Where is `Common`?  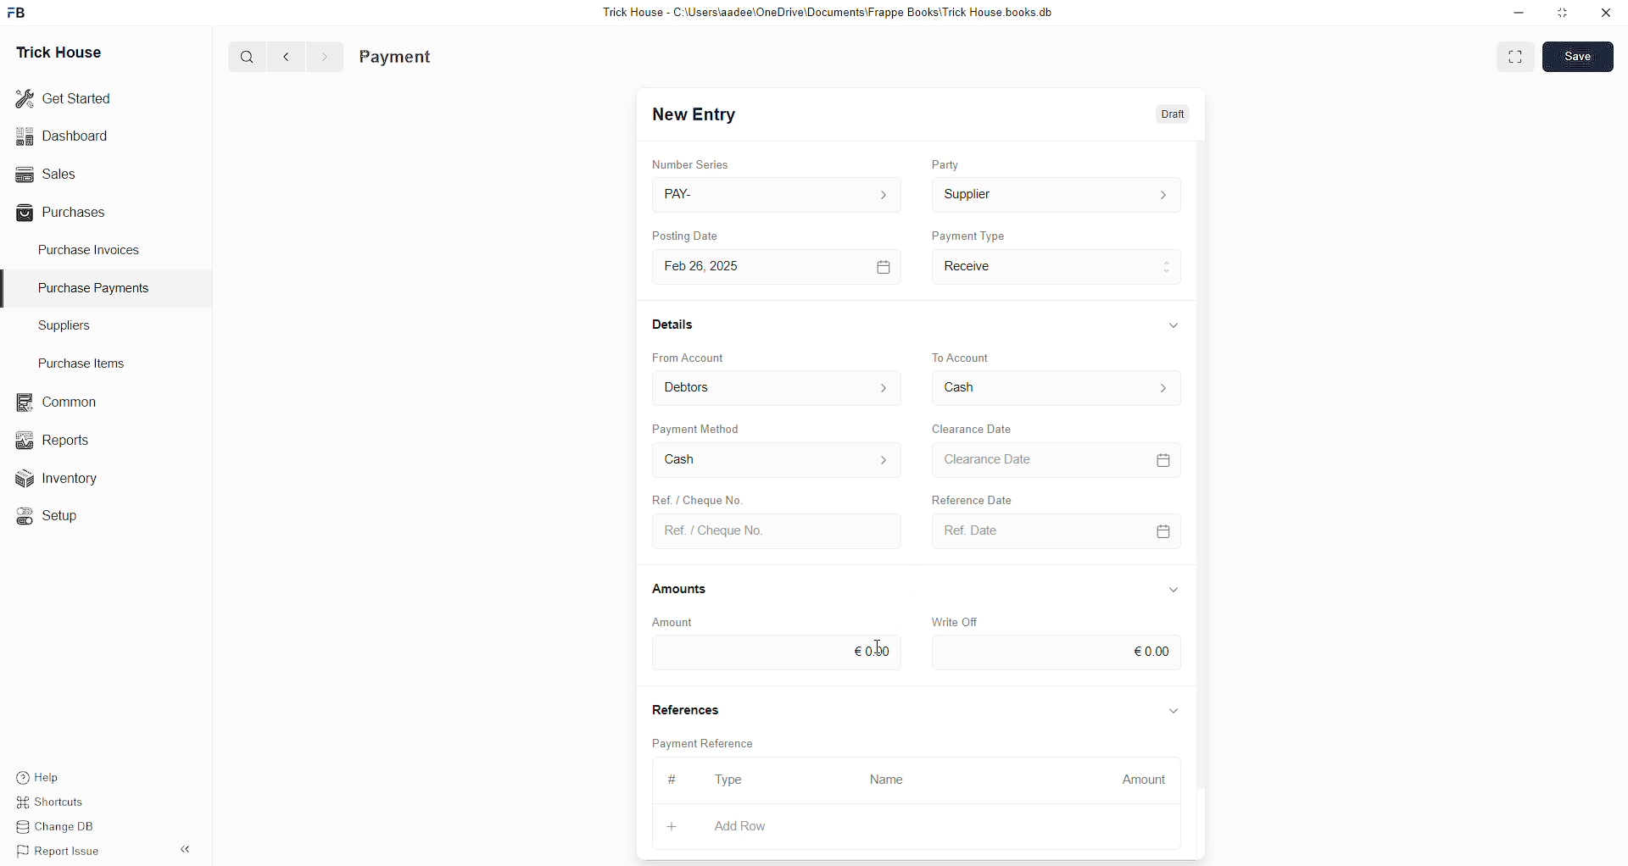 Common is located at coordinates (53, 401).